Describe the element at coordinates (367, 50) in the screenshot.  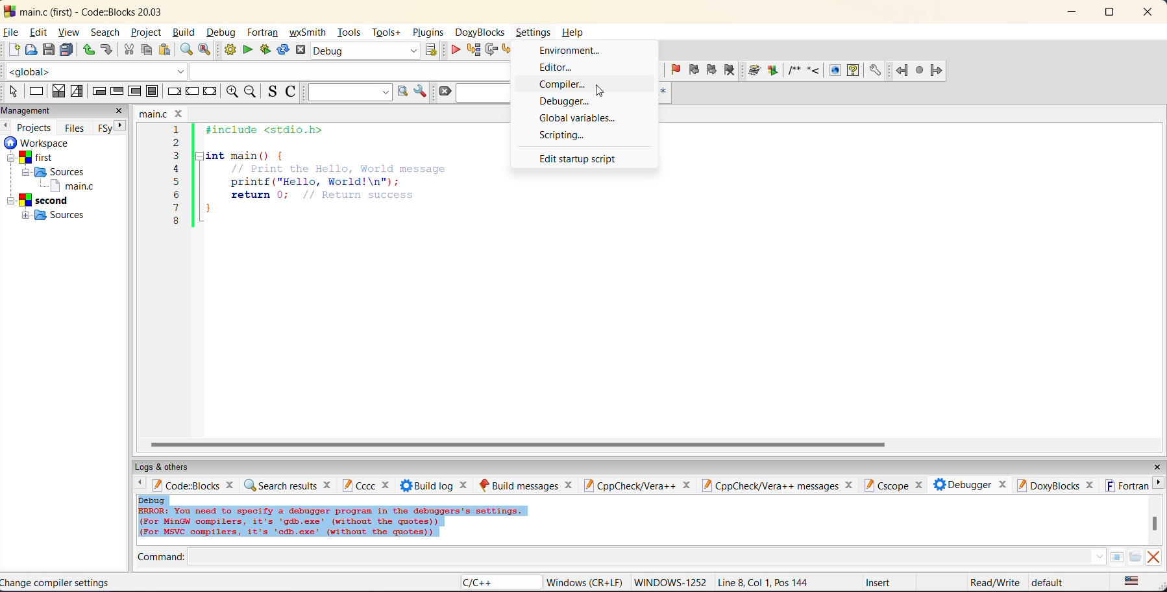
I see `Debug` at that location.